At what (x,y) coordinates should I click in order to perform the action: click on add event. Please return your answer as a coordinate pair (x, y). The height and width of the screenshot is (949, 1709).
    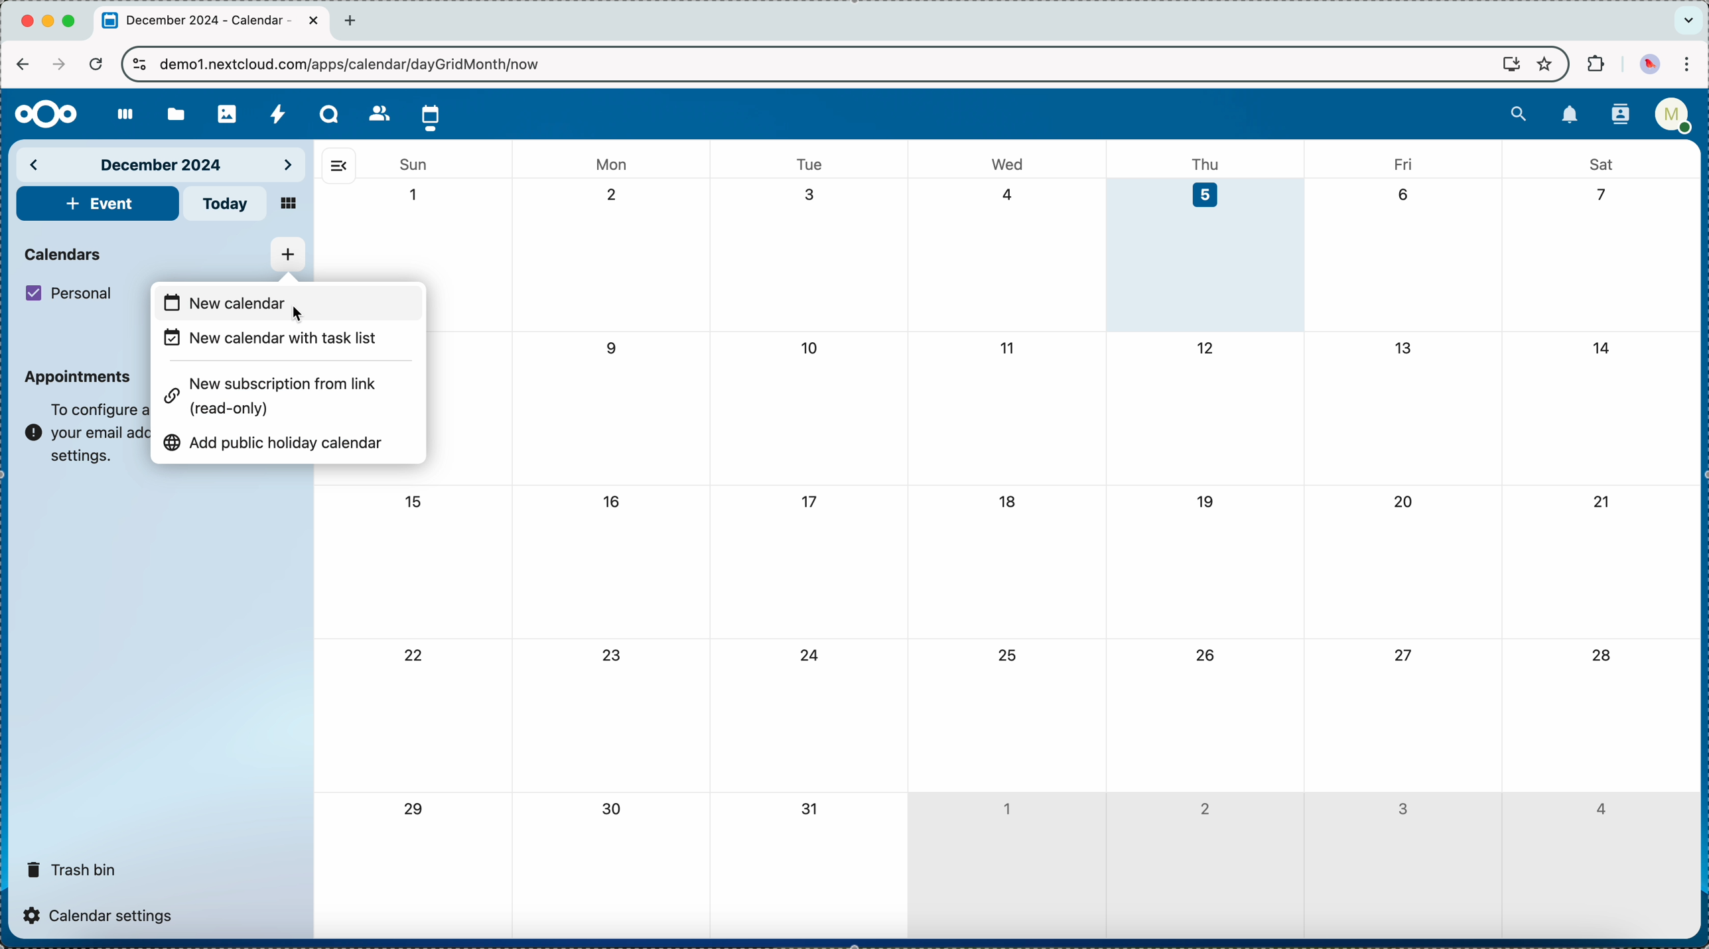
    Looking at the image, I should click on (97, 204).